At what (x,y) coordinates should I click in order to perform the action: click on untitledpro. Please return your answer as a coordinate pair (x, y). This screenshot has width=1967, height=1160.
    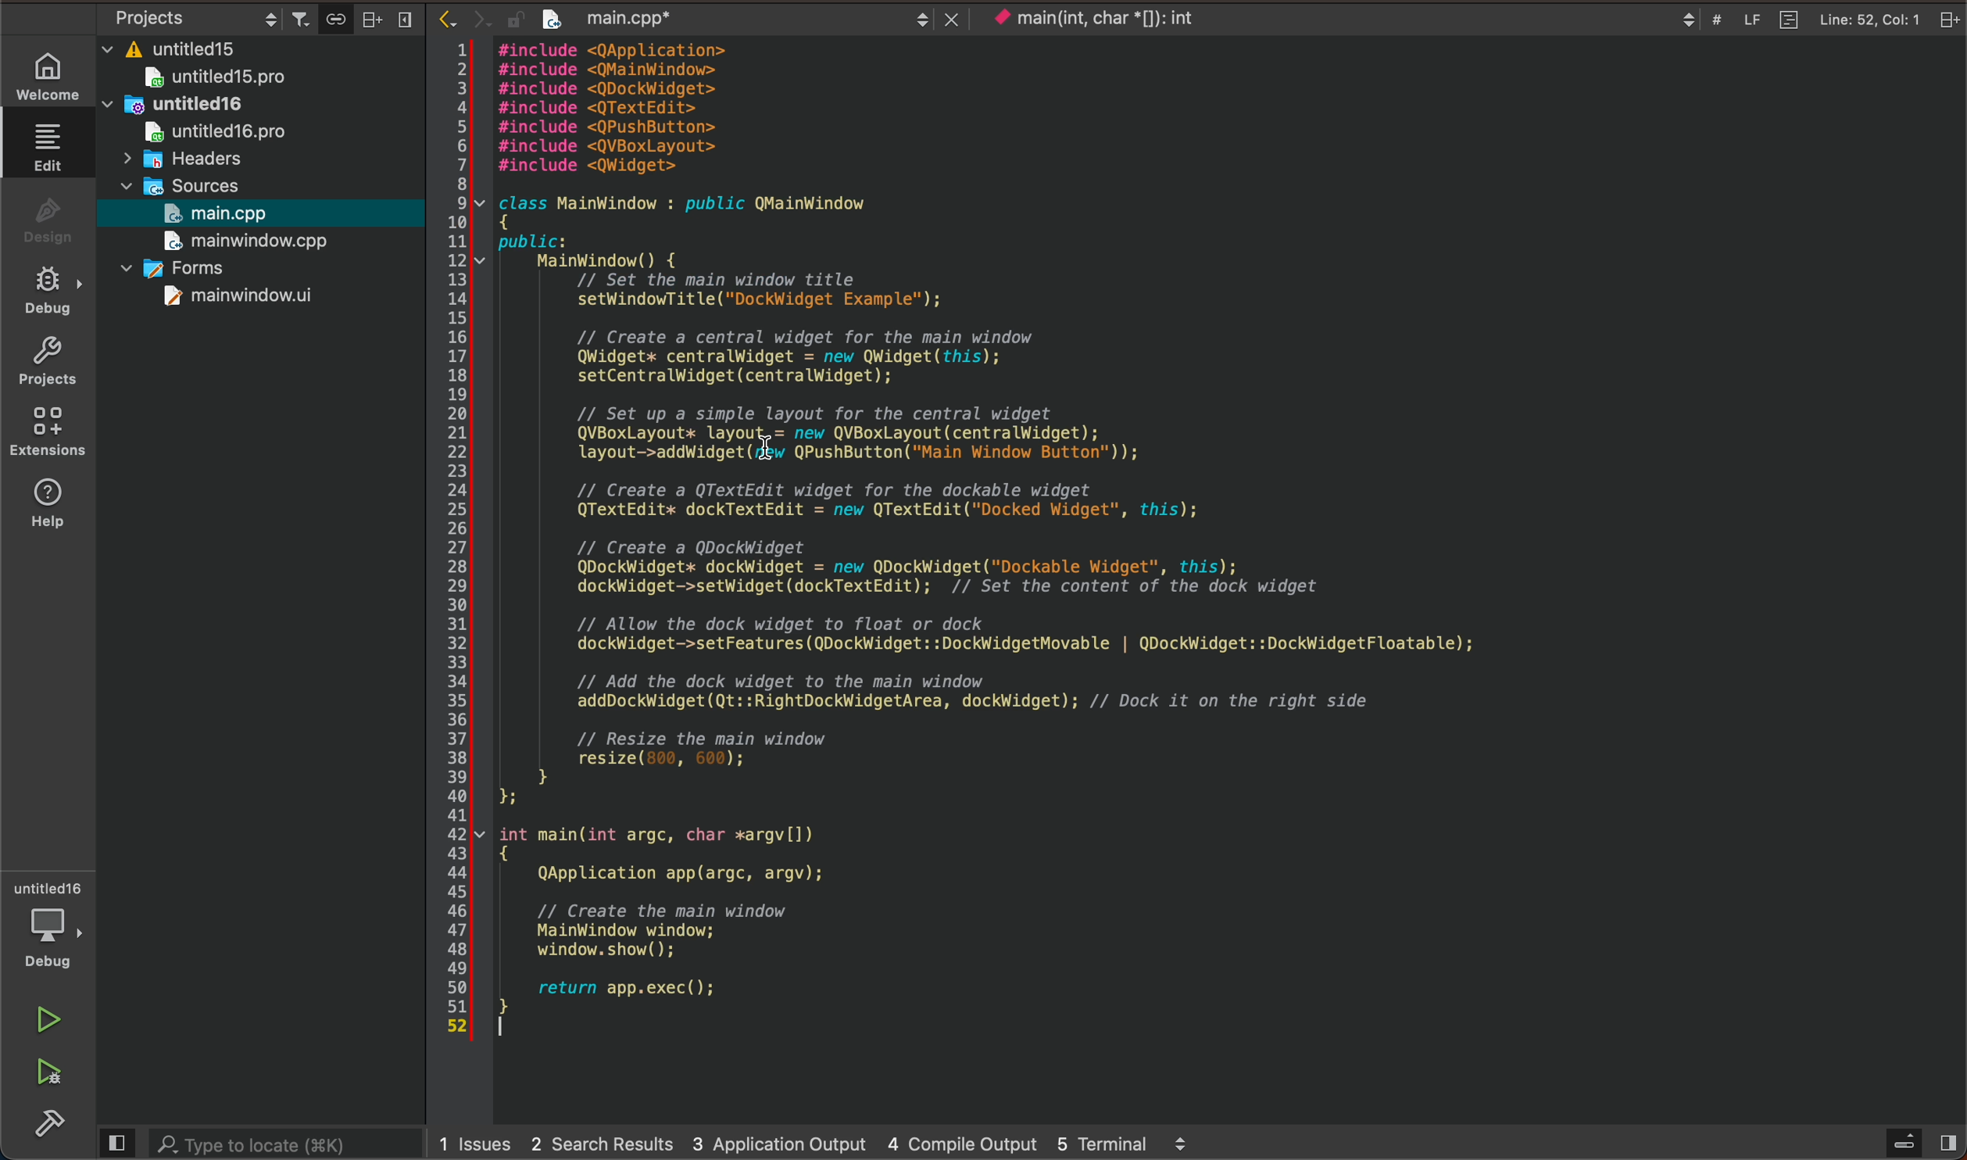
    Looking at the image, I should click on (223, 133).